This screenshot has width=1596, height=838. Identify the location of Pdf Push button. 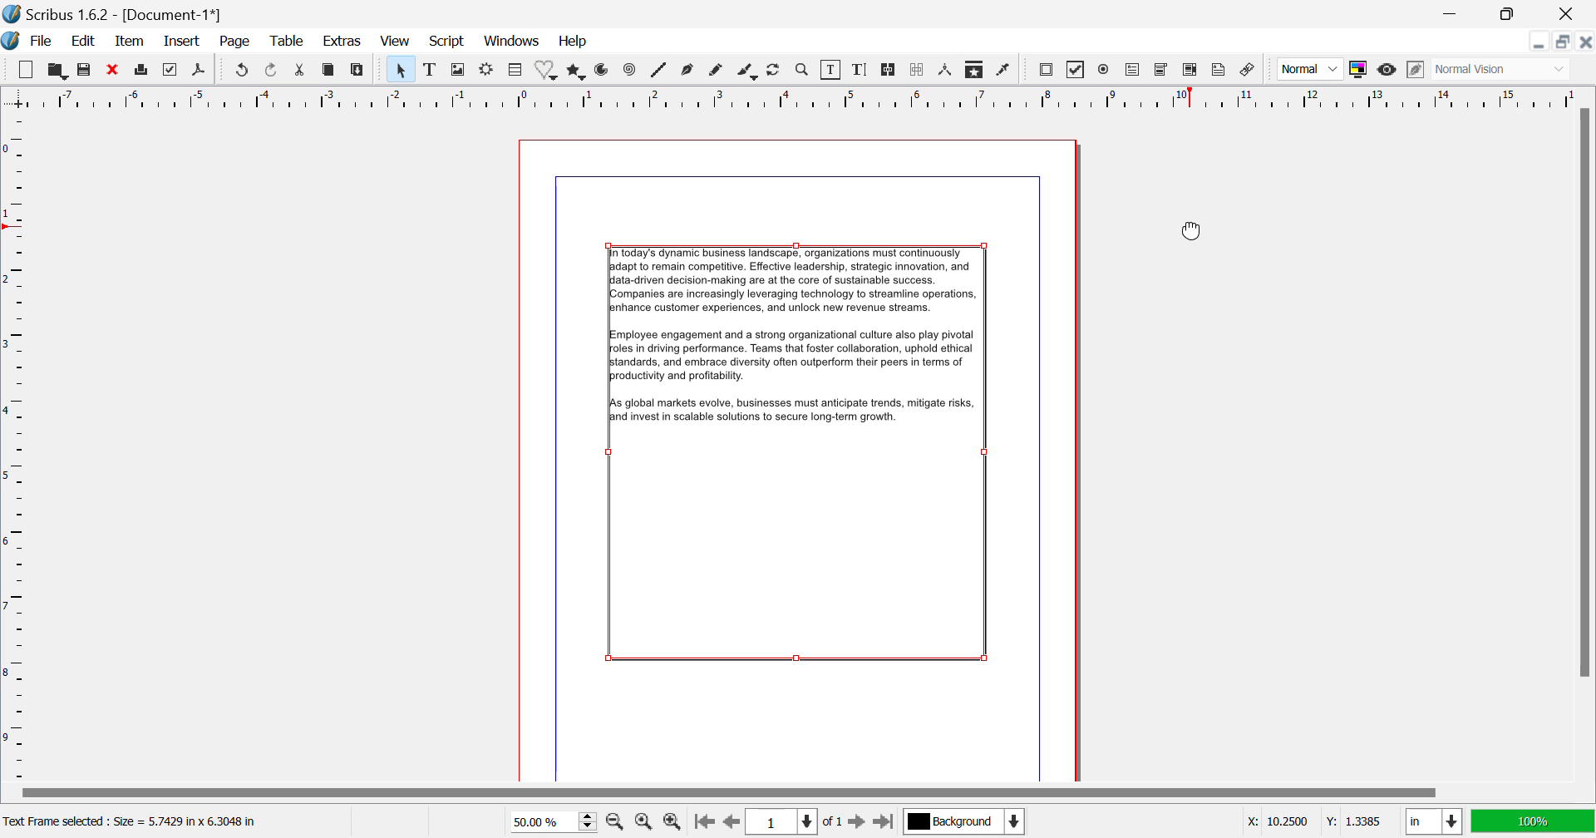
(1046, 68).